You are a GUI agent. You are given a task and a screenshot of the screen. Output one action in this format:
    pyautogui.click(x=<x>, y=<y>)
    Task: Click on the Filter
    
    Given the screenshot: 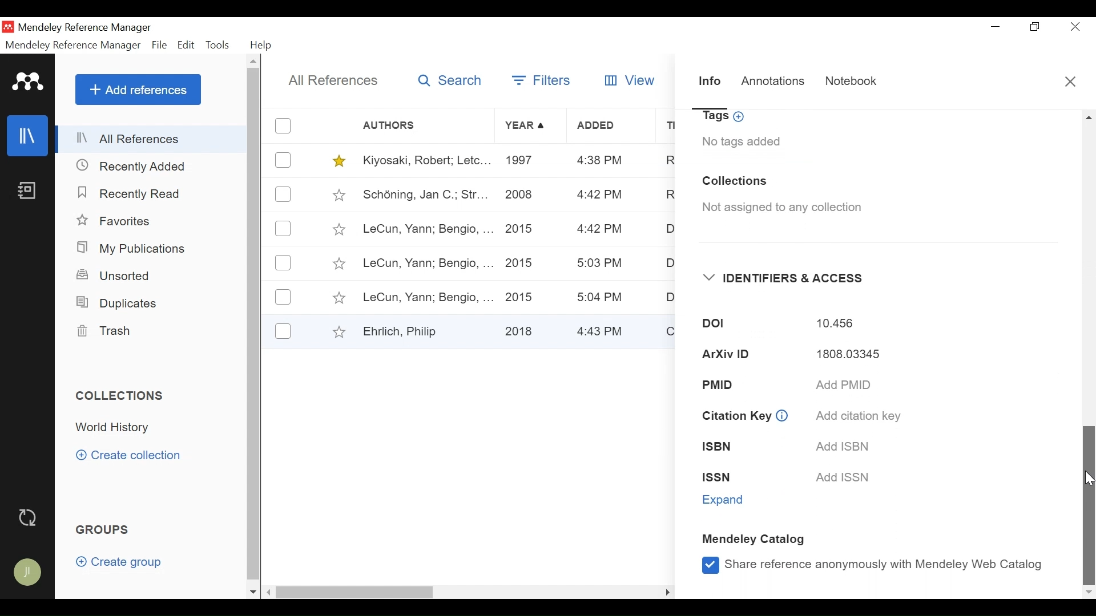 What is the action you would take?
    pyautogui.click(x=543, y=82)
    